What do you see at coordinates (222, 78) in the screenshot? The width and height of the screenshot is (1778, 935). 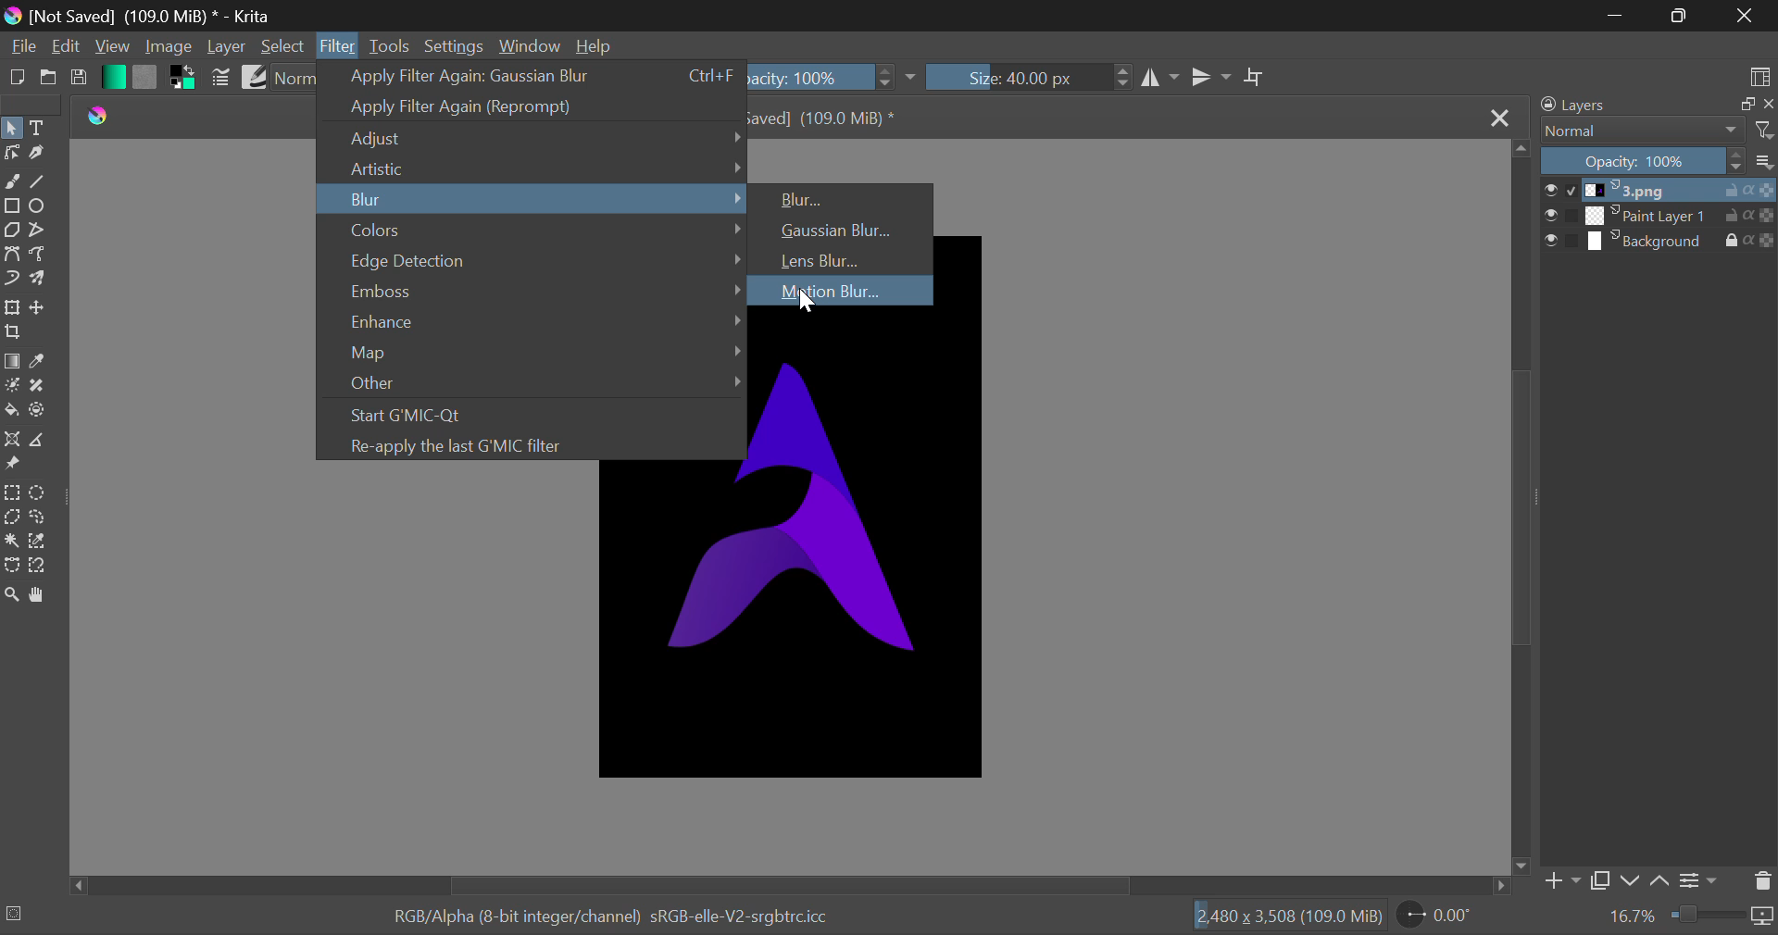 I see `Brush Settings` at bounding box center [222, 78].